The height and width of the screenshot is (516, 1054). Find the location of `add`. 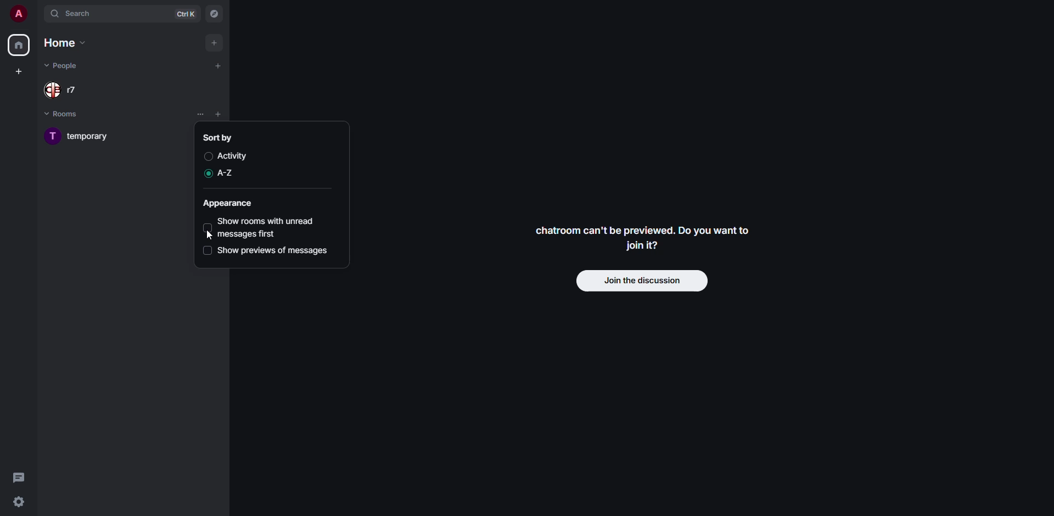

add is located at coordinates (214, 42).